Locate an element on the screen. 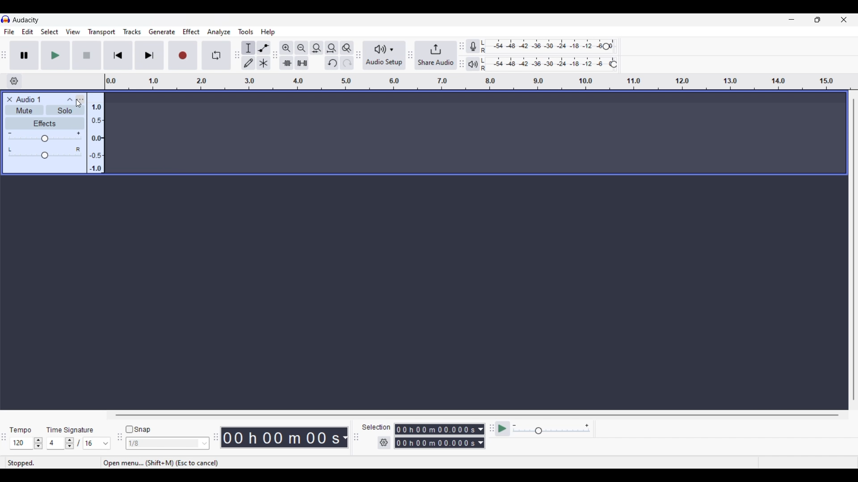  Shows recorded duration is located at coordinates (281, 437).